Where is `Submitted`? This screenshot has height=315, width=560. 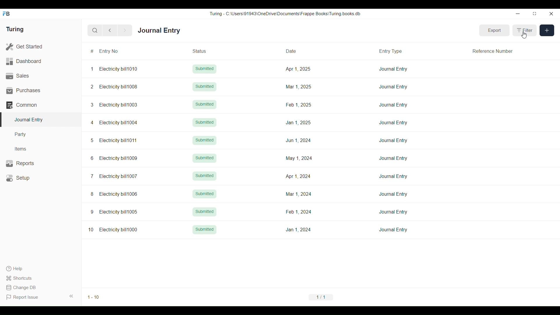 Submitted is located at coordinates (204, 123).